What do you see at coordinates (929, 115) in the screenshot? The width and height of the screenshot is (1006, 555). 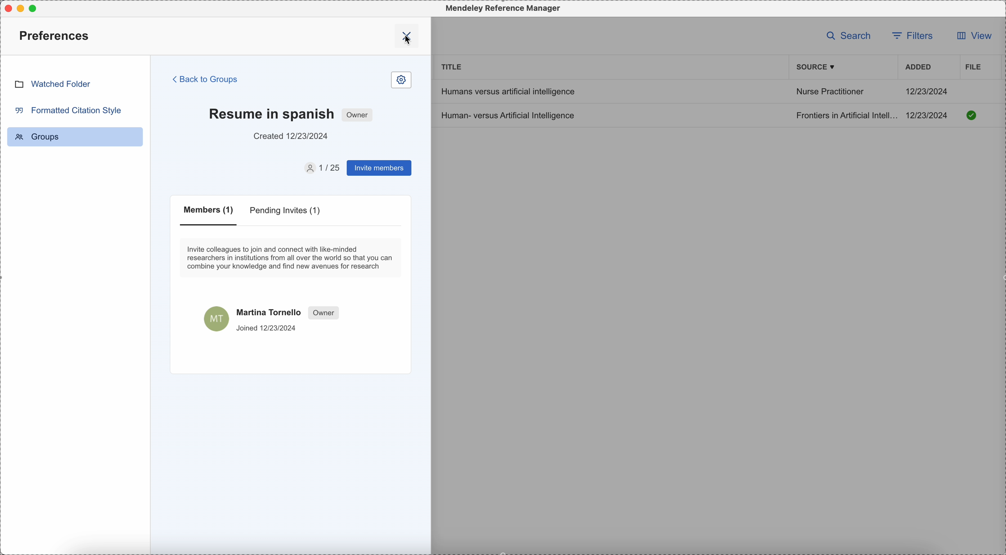 I see `12/23/2024` at bounding box center [929, 115].